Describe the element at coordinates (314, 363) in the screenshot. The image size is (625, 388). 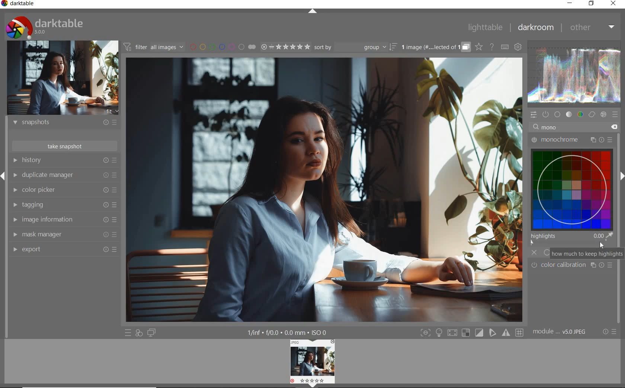
I see `Image preview` at that location.